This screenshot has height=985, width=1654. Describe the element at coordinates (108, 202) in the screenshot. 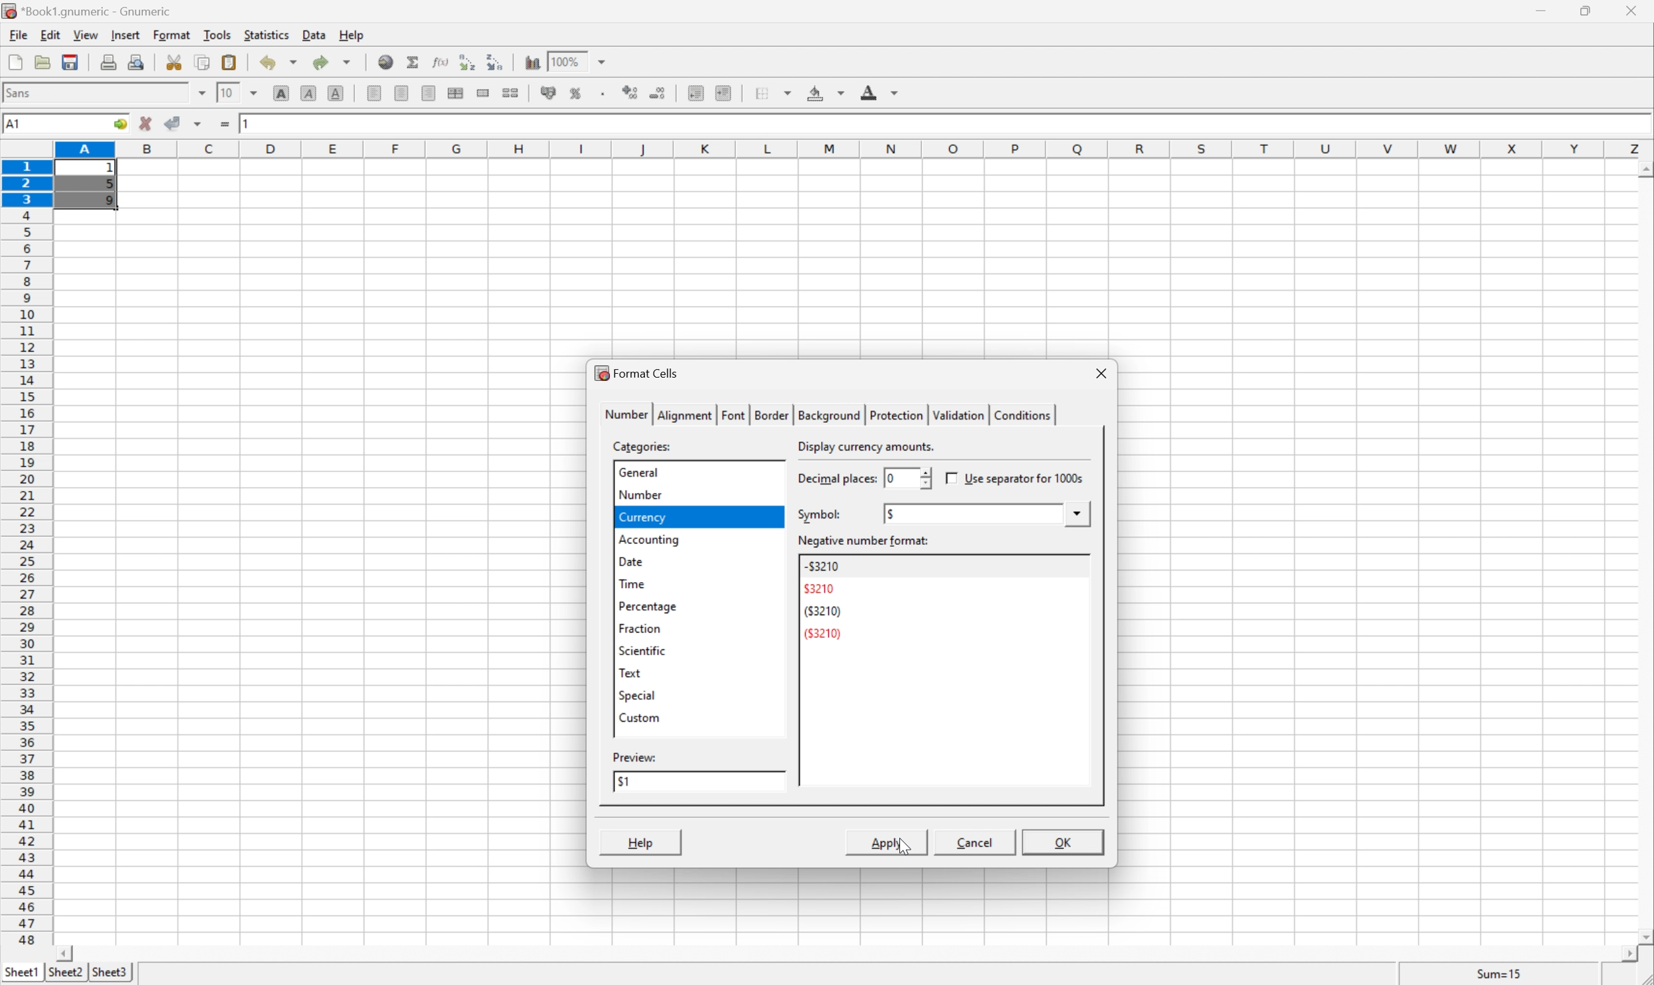

I see `9` at that location.